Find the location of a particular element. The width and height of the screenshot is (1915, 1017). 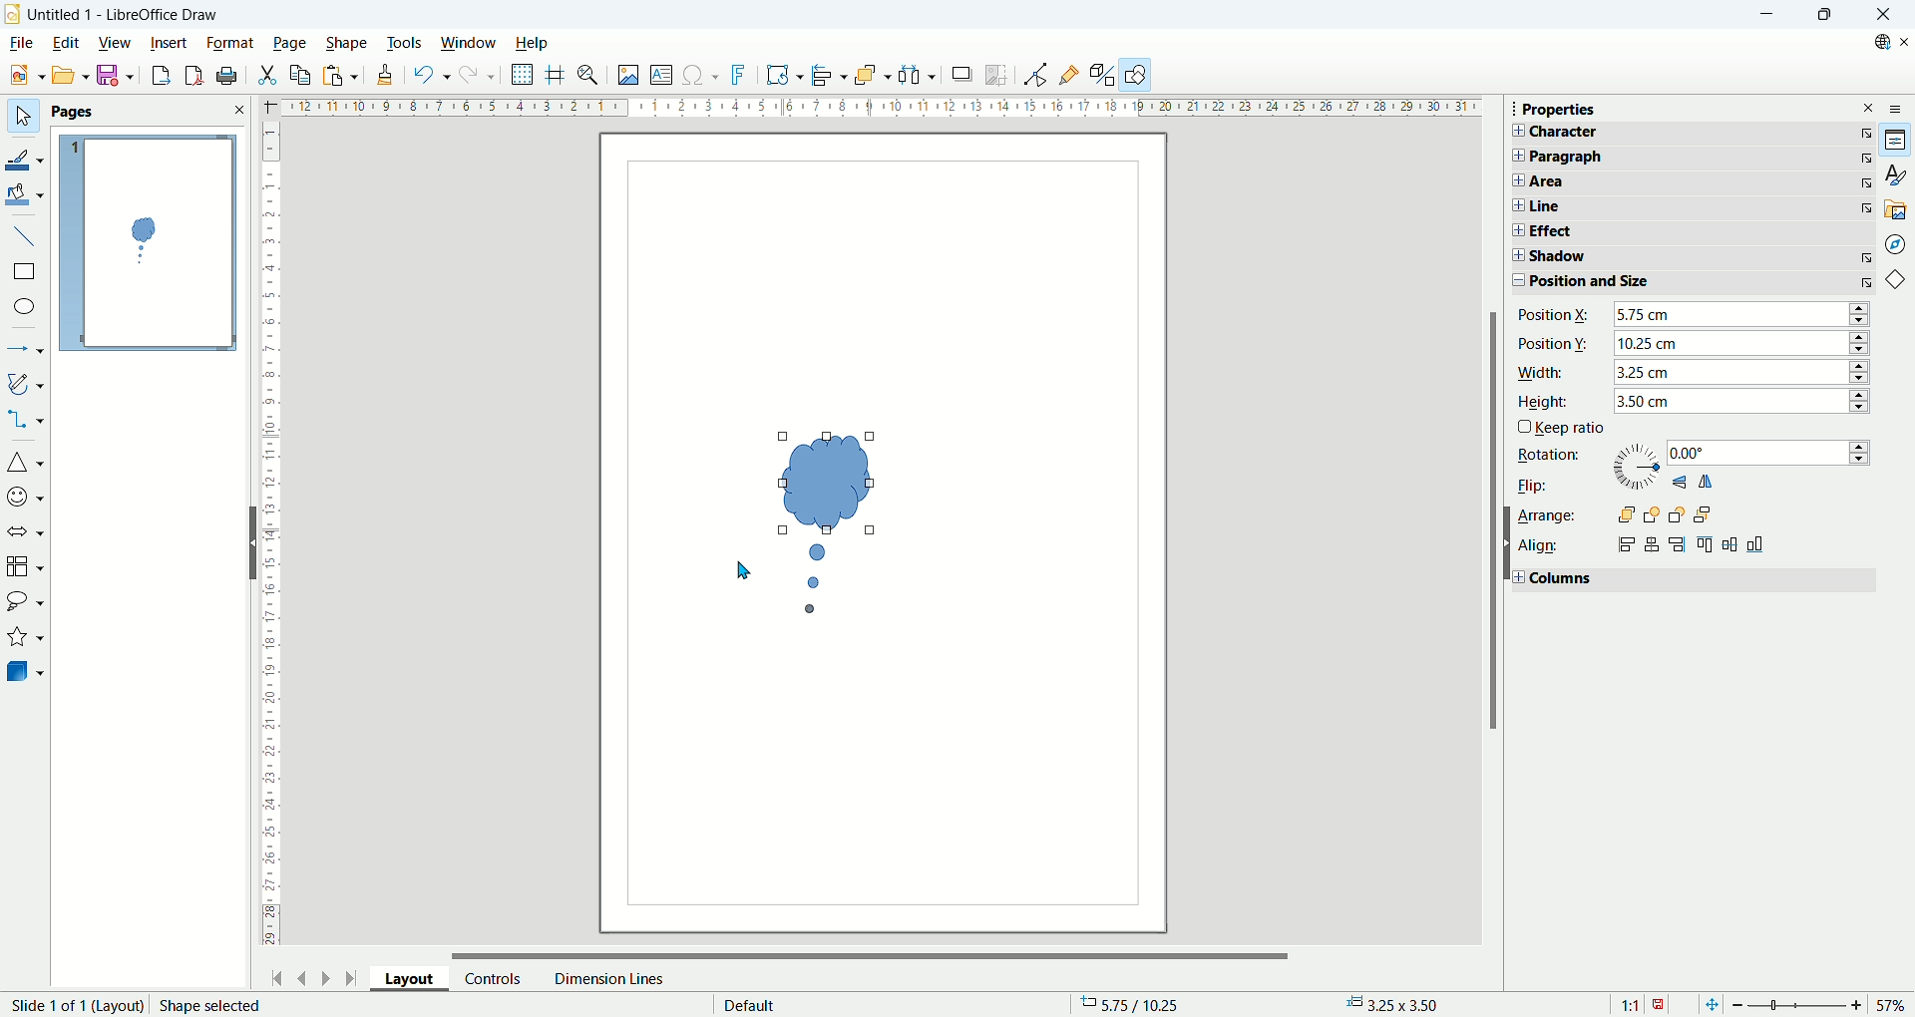

insert textbox is located at coordinates (664, 76).